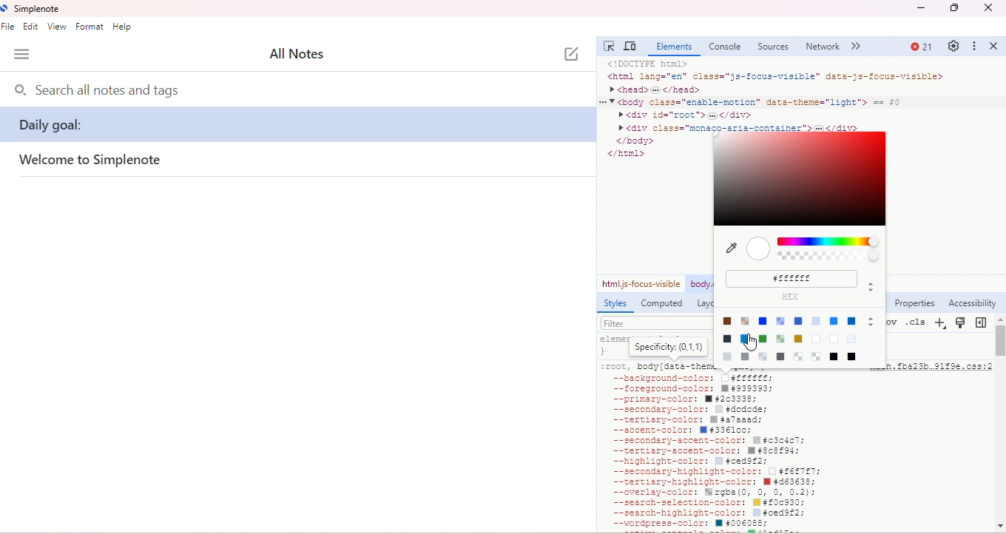  I want to click on hex, so click(798, 297).